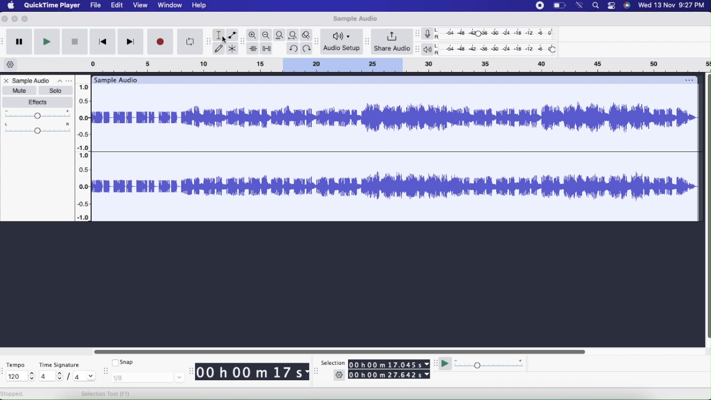  What do you see at coordinates (32, 81) in the screenshot?
I see `Sample Audio` at bounding box center [32, 81].